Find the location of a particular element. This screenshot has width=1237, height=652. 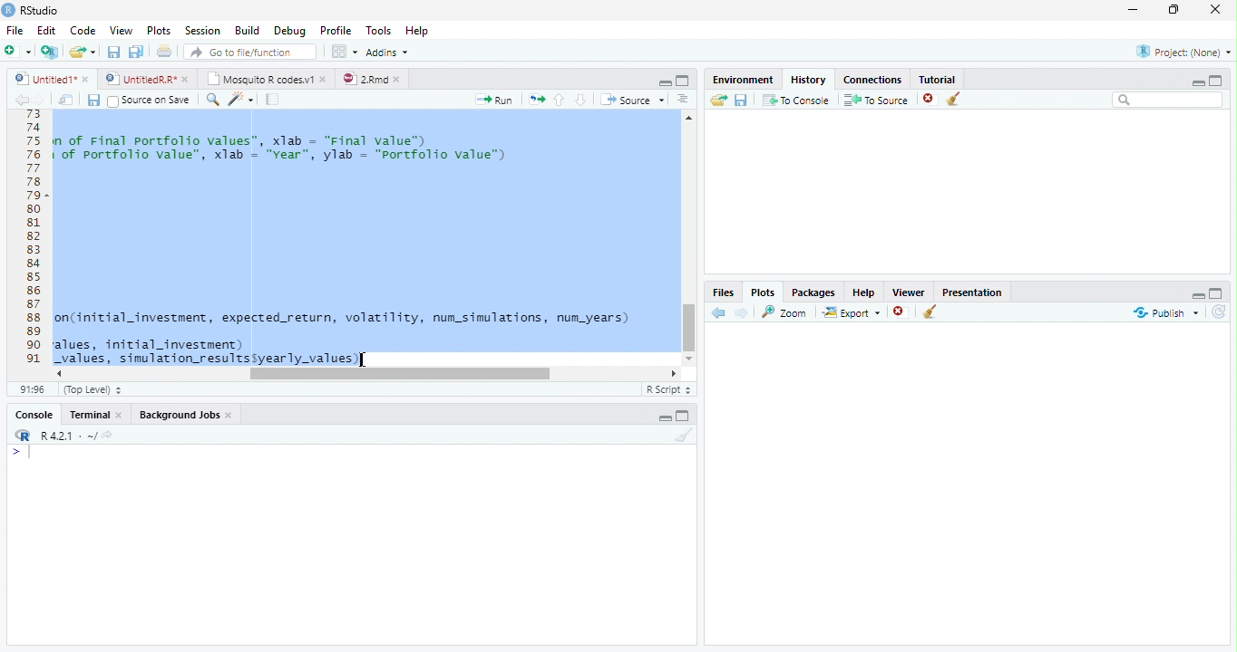

Scroll Right is located at coordinates (674, 372).